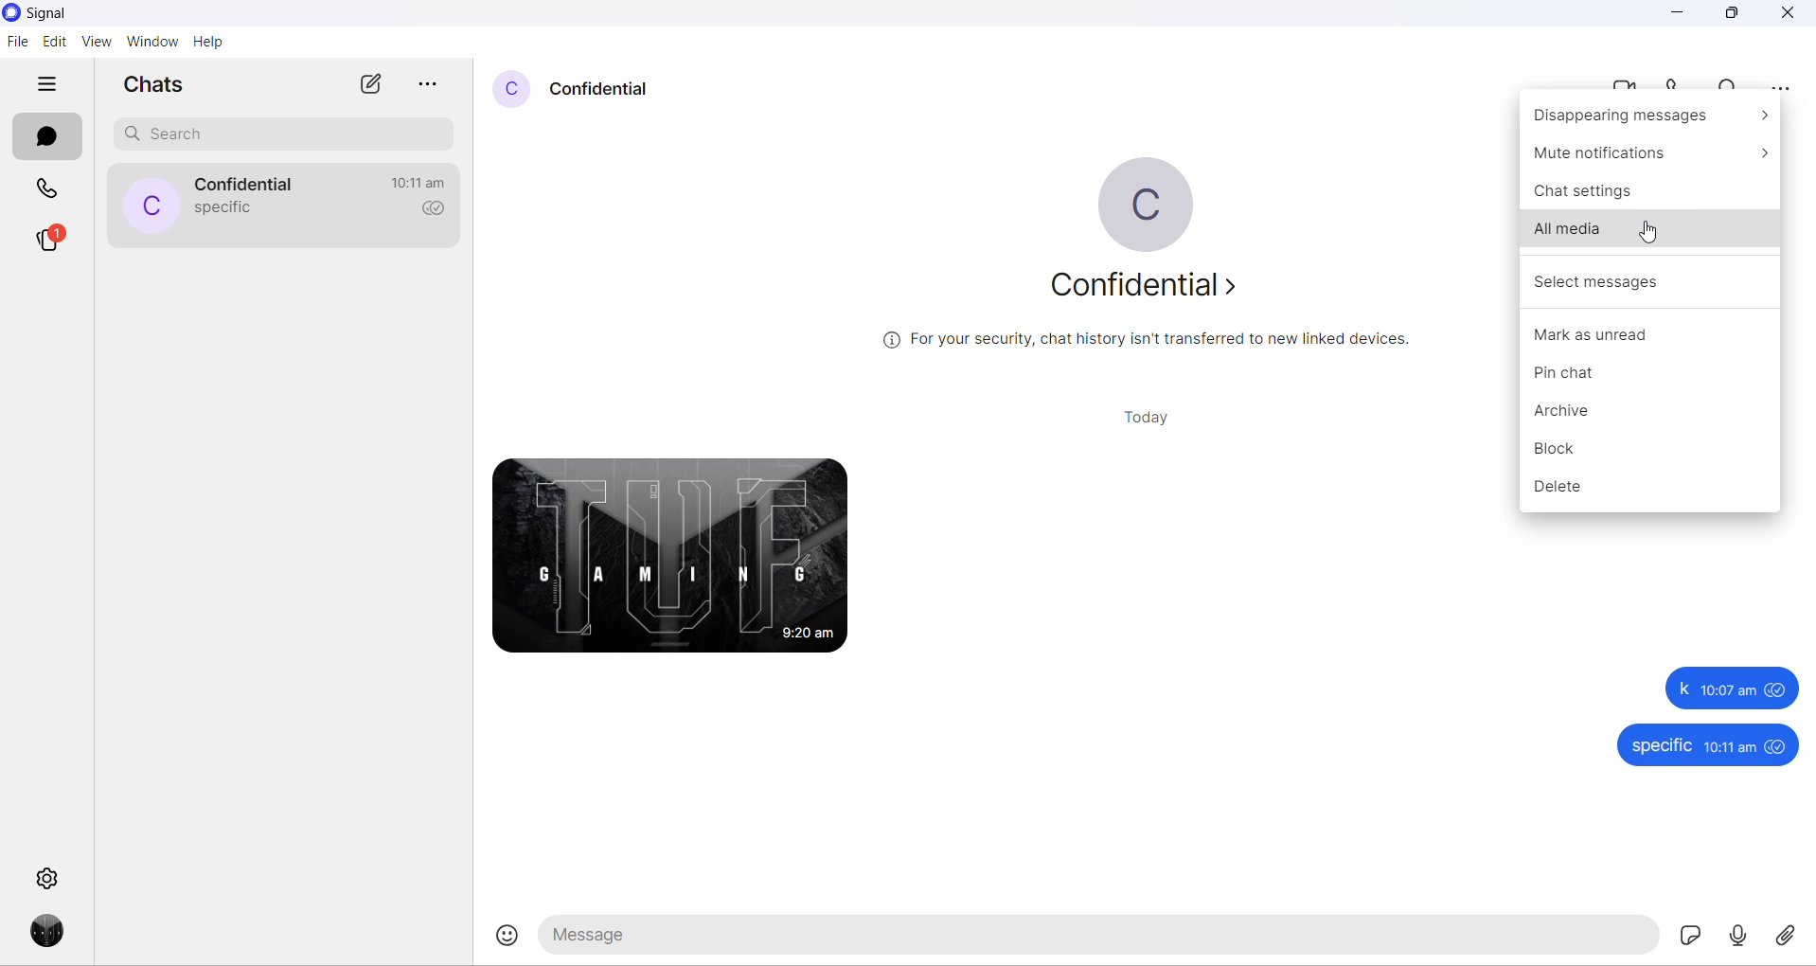 This screenshot has width=1816, height=966. What do you see at coordinates (17, 43) in the screenshot?
I see `file` at bounding box center [17, 43].